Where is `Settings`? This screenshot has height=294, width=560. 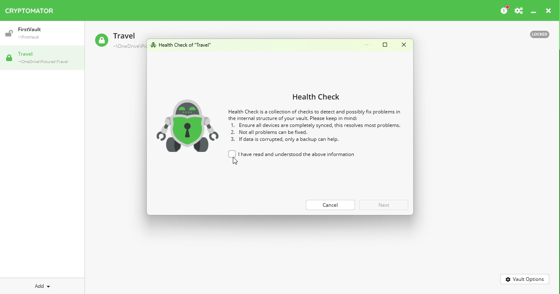
Settings is located at coordinates (519, 11).